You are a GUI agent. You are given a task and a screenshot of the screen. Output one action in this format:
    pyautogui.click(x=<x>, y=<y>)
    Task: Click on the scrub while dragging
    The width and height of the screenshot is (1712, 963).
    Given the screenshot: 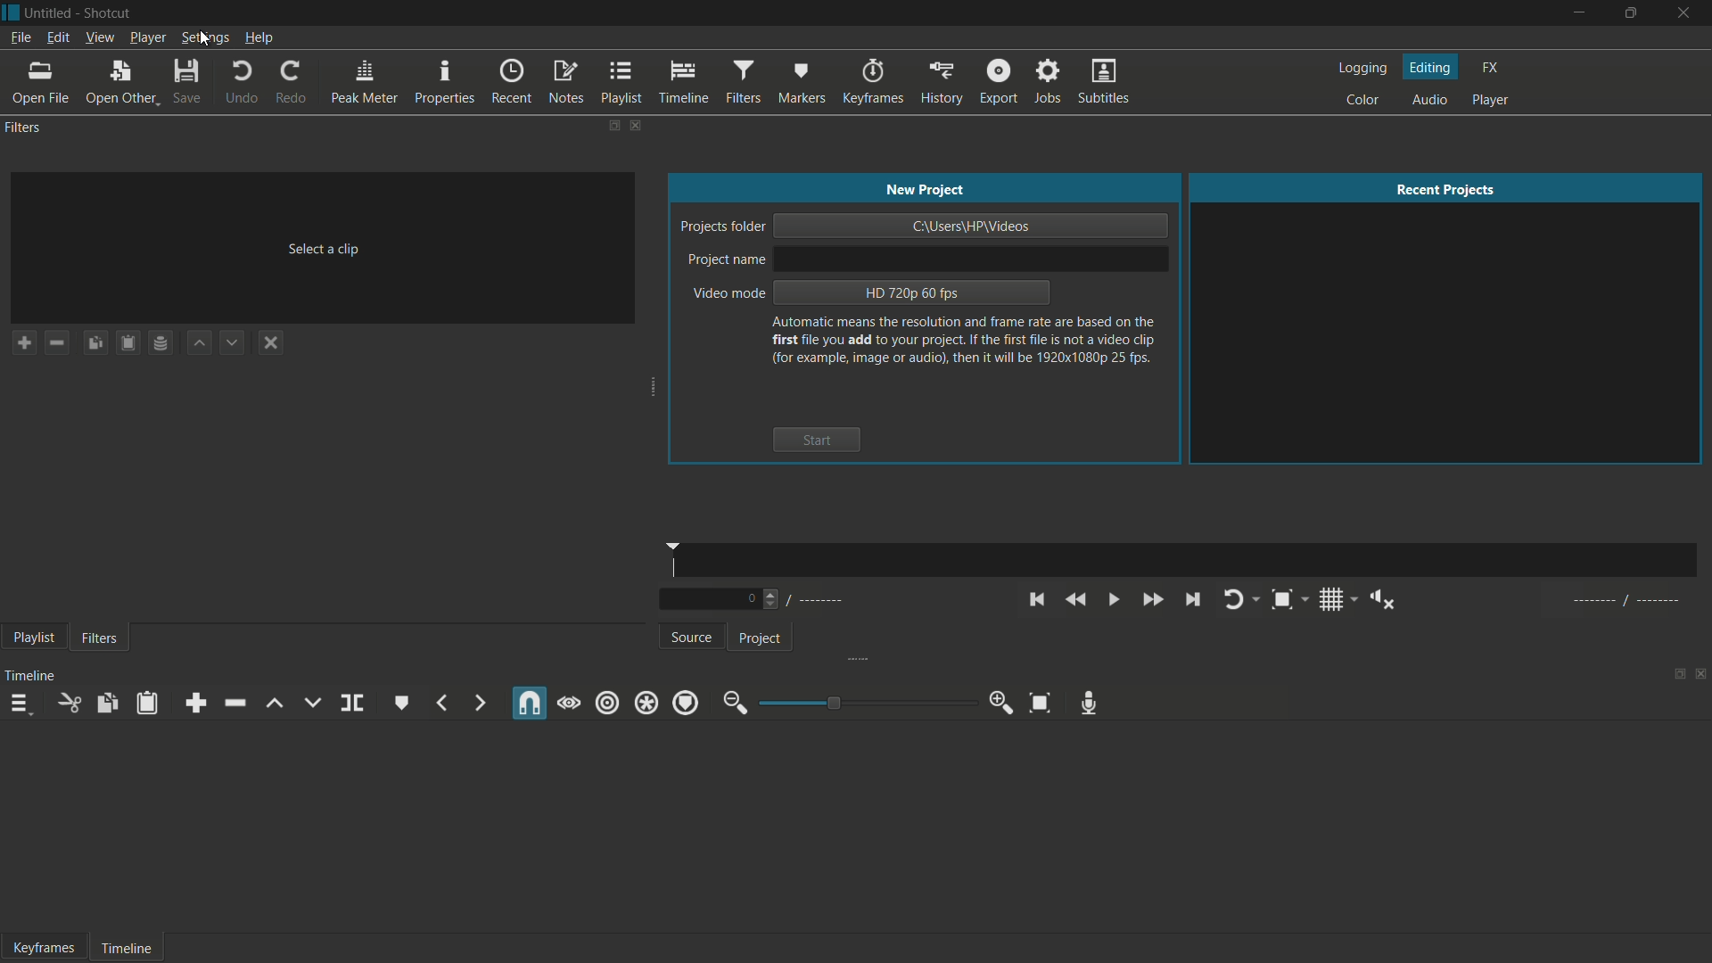 What is the action you would take?
    pyautogui.click(x=569, y=703)
    